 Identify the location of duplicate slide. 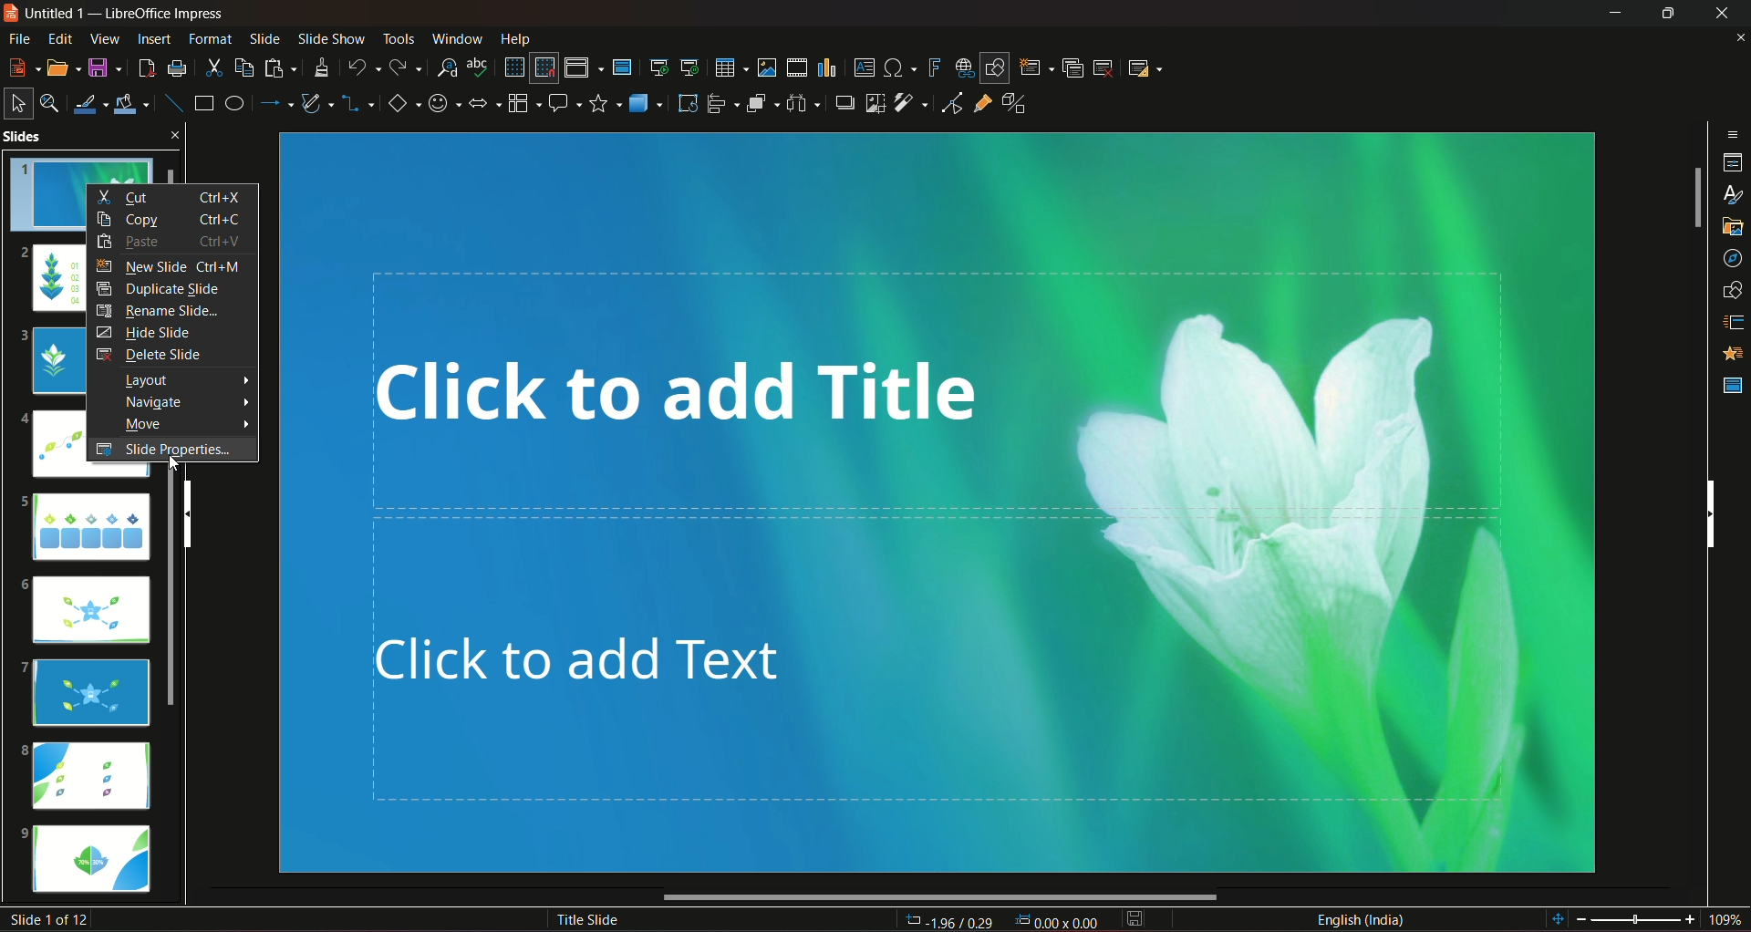
(159, 289).